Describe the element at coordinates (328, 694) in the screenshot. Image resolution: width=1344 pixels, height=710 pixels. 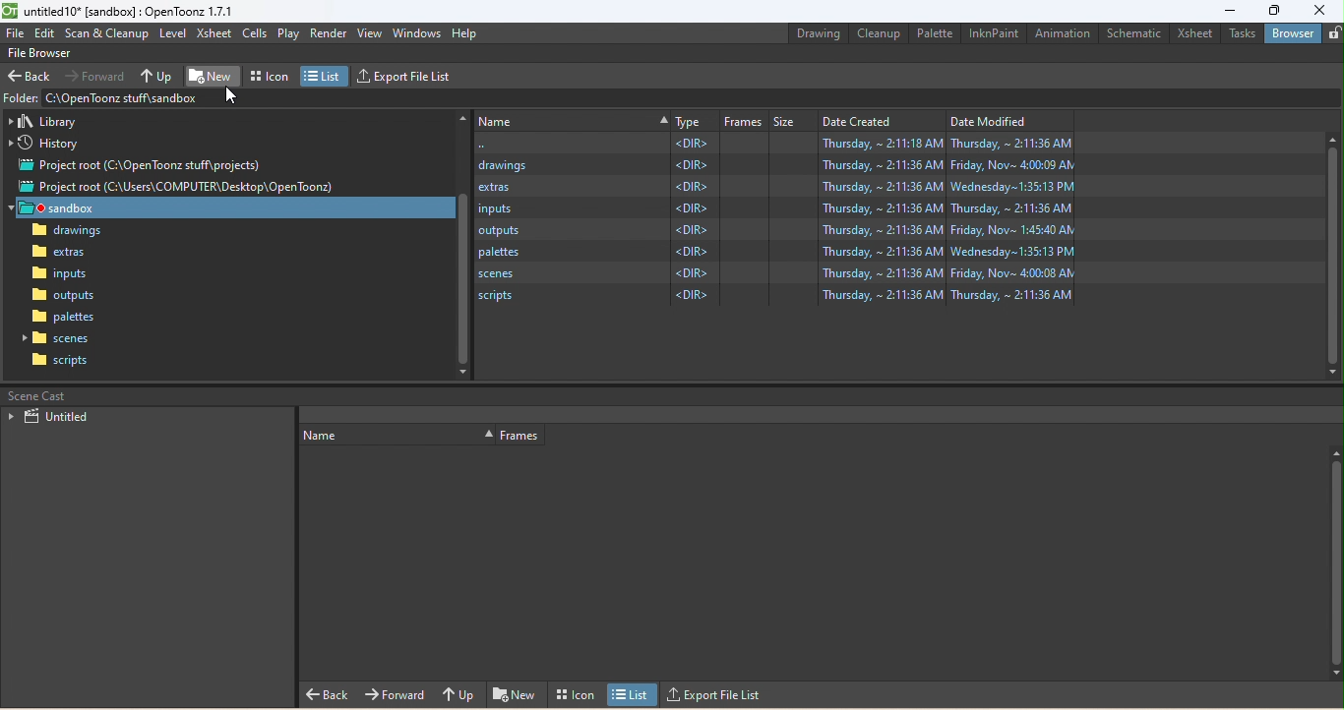
I see `Back` at that location.